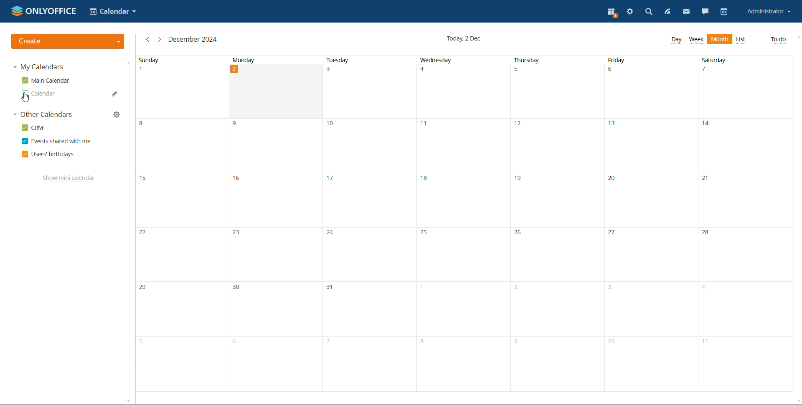 The height and width of the screenshot is (405, 802). What do you see at coordinates (705, 12) in the screenshot?
I see `chat` at bounding box center [705, 12].